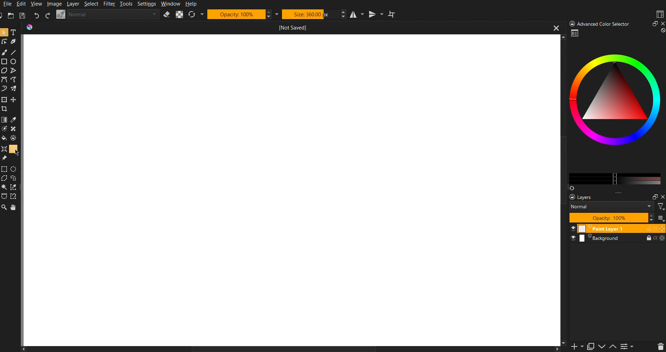  Describe the element at coordinates (5, 138) in the screenshot. I see `Fill` at that location.